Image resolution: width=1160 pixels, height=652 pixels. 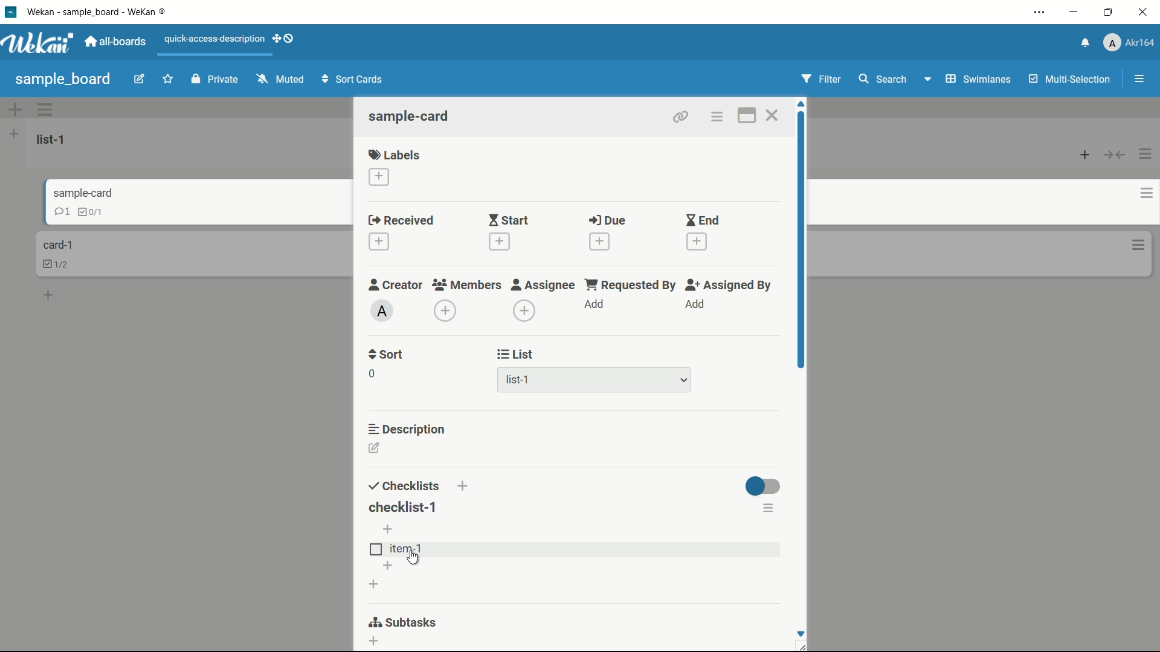 What do you see at coordinates (380, 241) in the screenshot?
I see `add date` at bounding box center [380, 241].